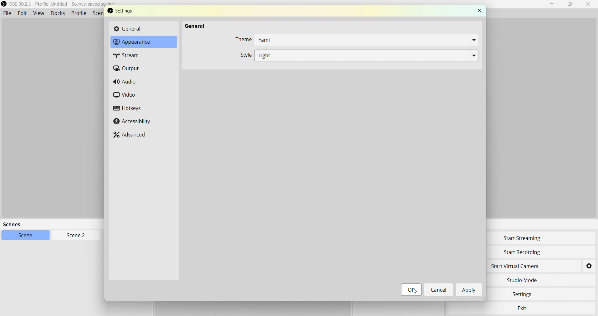 The height and width of the screenshot is (316, 598). I want to click on Start Streaming, so click(534, 239).